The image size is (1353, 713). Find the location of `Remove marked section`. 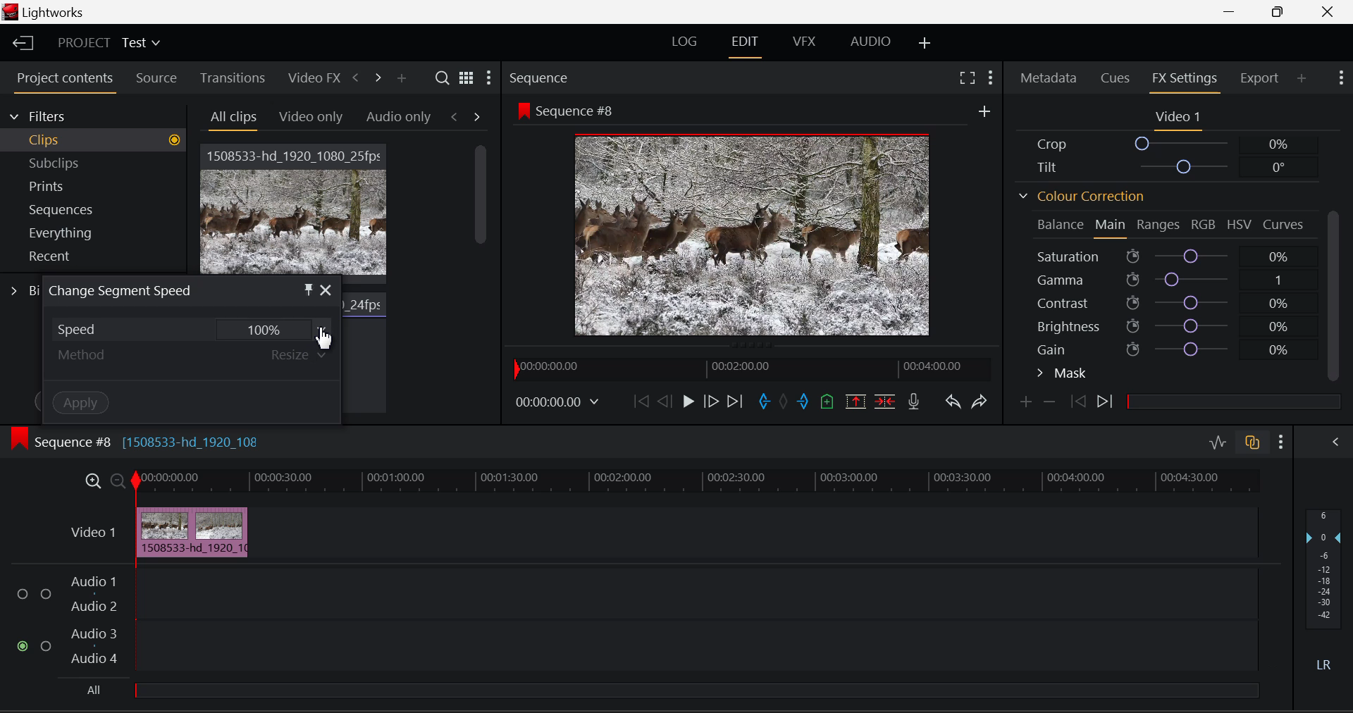

Remove marked section is located at coordinates (855, 399).